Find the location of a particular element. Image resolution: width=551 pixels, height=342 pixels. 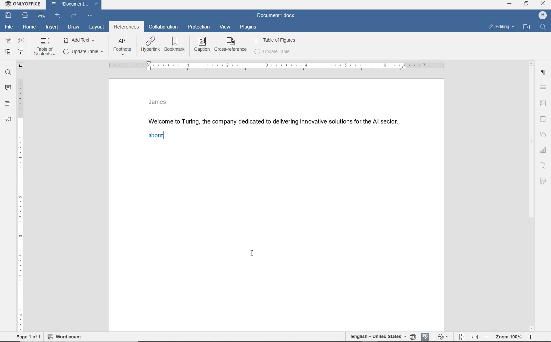

home is located at coordinates (29, 27).